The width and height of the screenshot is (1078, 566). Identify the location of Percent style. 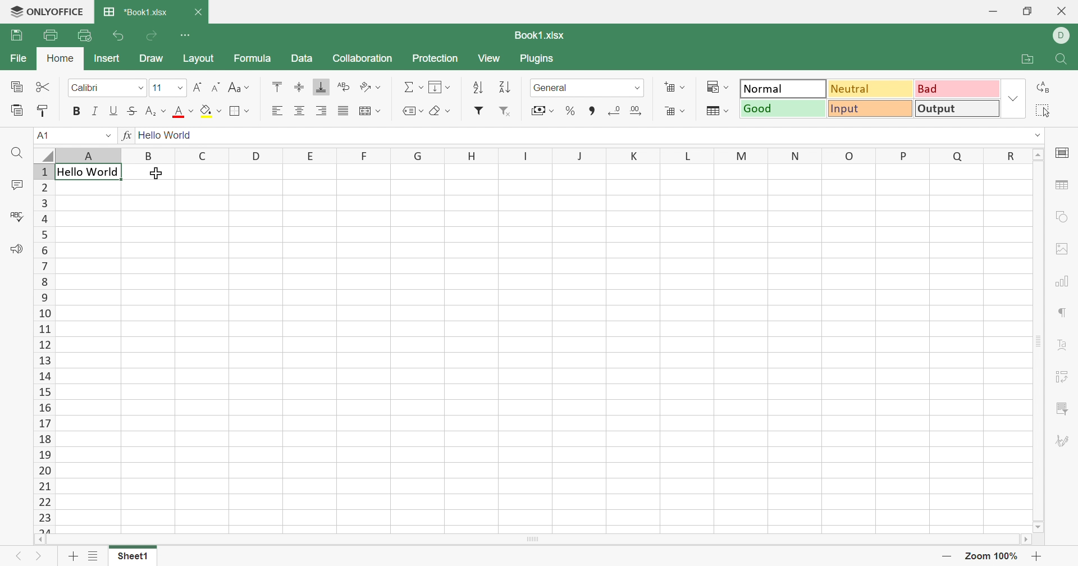
(571, 111).